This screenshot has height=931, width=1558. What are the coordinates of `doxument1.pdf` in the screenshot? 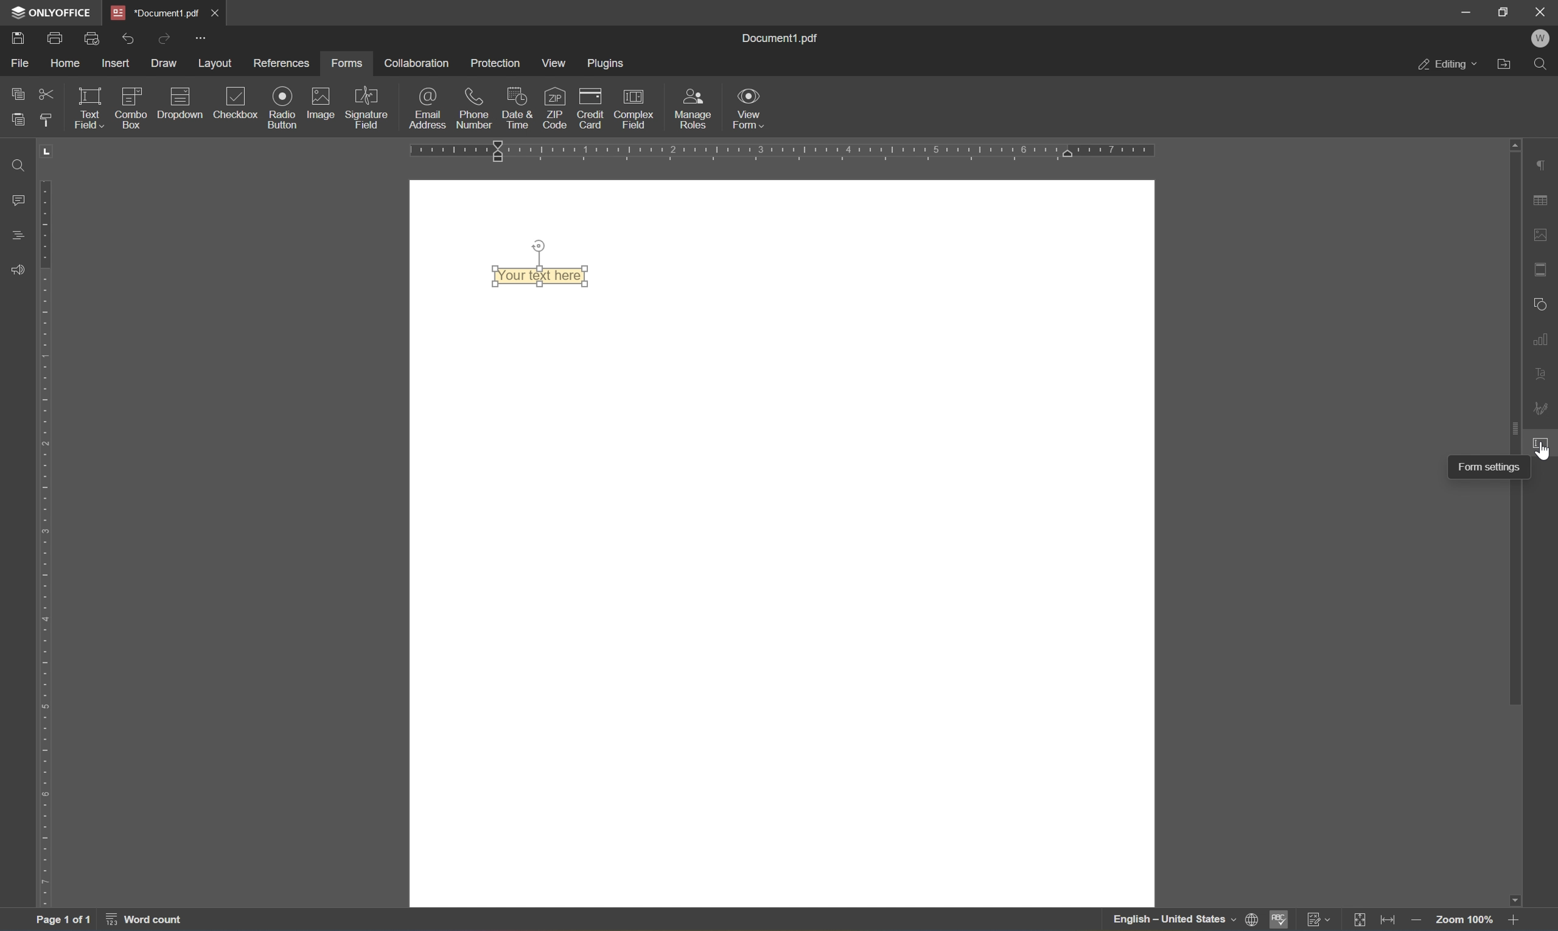 It's located at (154, 13).